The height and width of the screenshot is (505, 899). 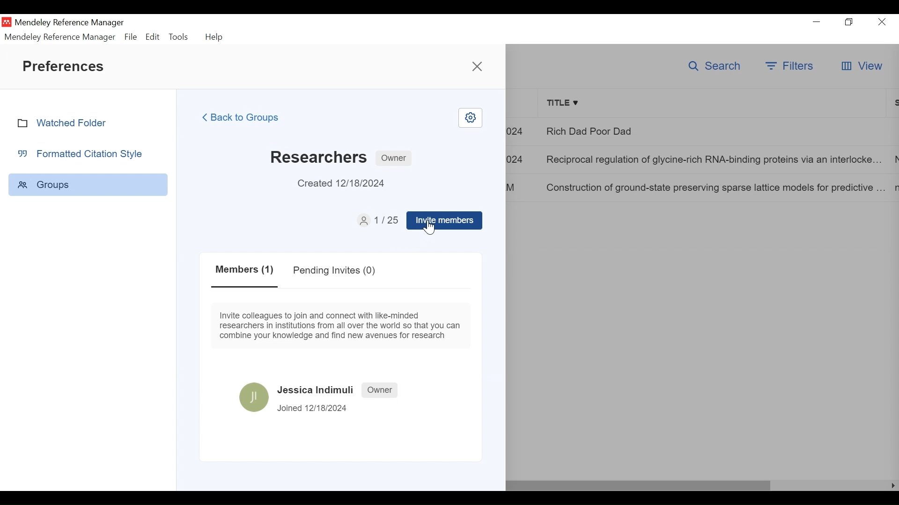 What do you see at coordinates (7, 22) in the screenshot?
I see `Mendeley Desktop Icon` at bounding box center [7, 22].